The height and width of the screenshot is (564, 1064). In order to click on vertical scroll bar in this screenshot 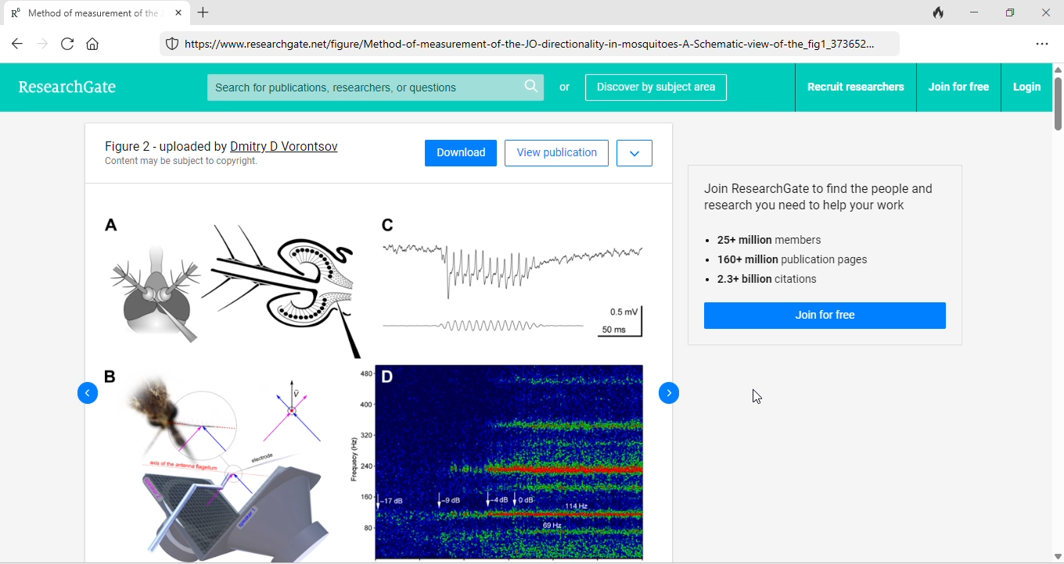, I will do `click(1058, 105)`.